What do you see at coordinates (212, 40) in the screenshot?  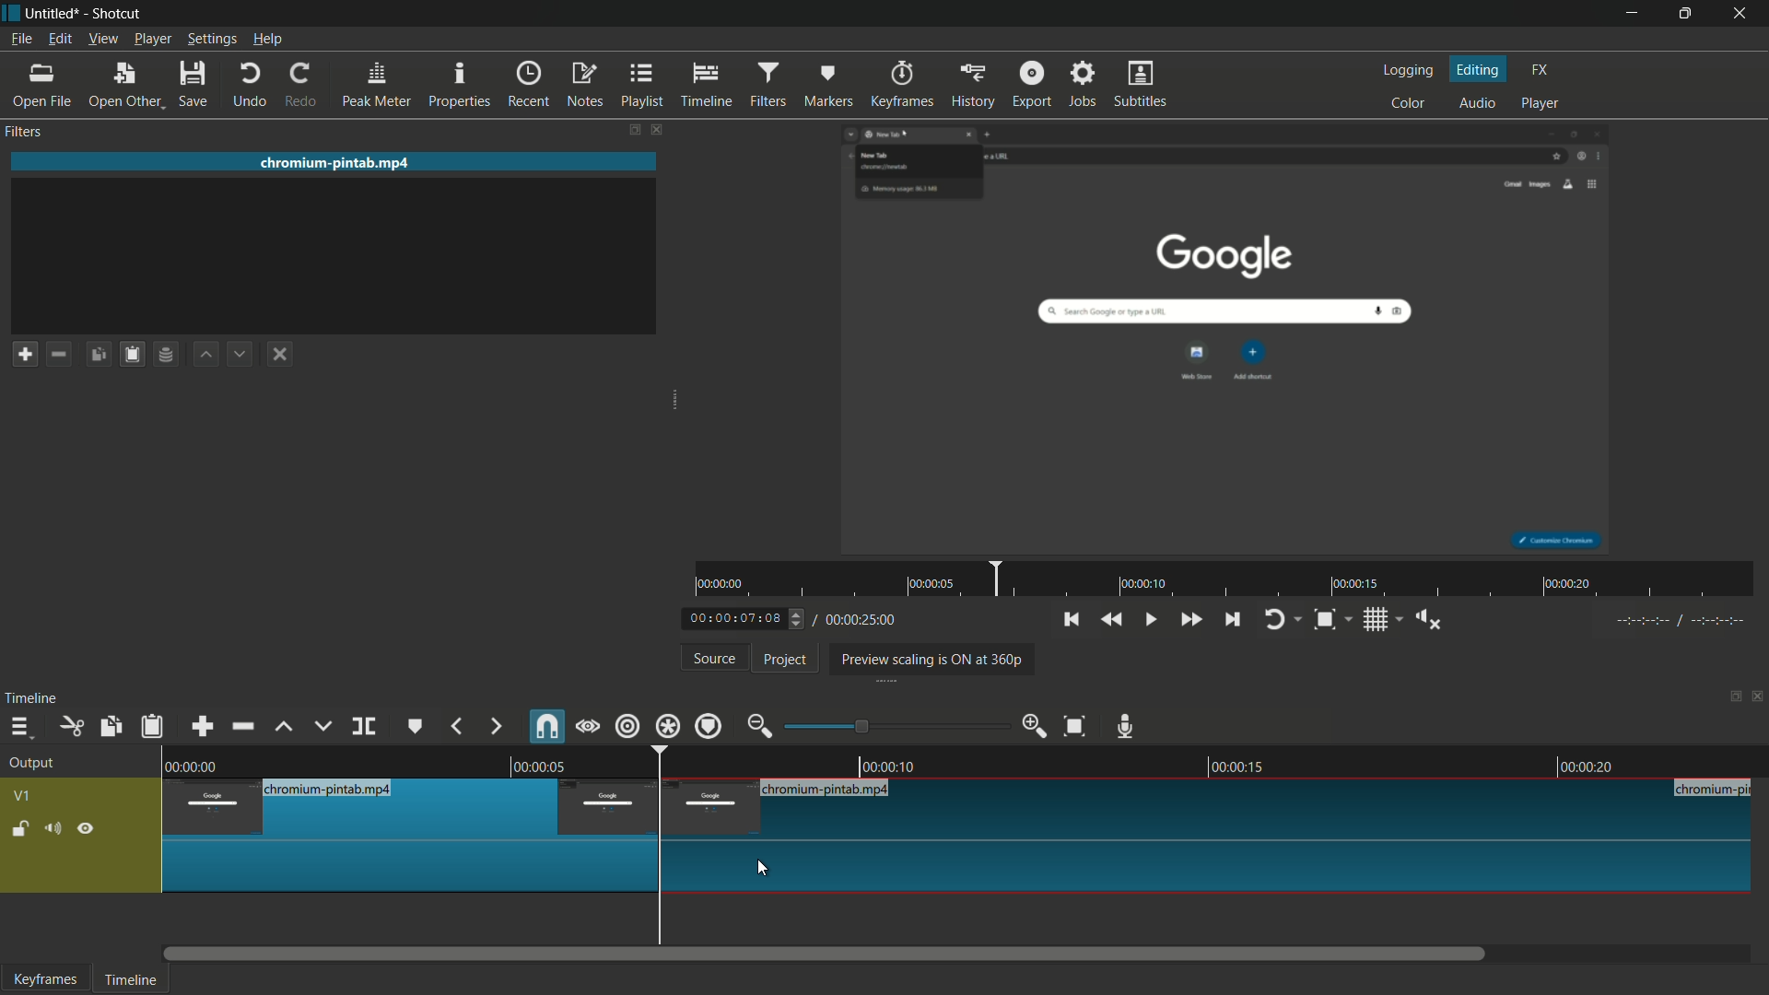 I see `settings menu` at bounding box center [212, 40].